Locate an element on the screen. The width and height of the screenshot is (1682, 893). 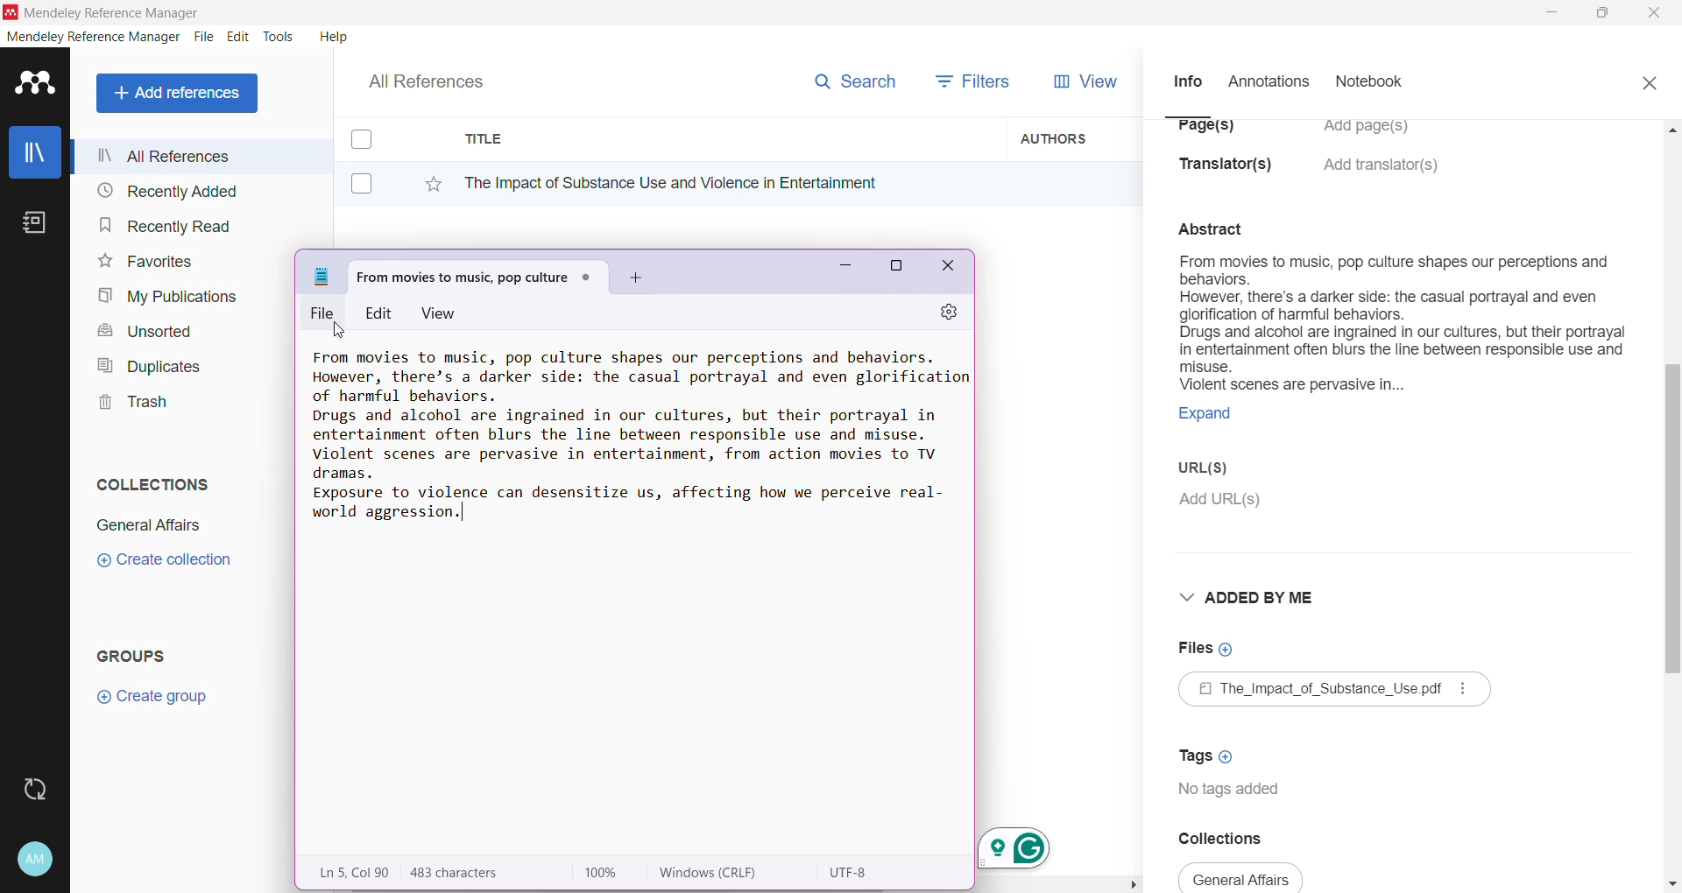
Reference Title is located at coordinates (726, 182).